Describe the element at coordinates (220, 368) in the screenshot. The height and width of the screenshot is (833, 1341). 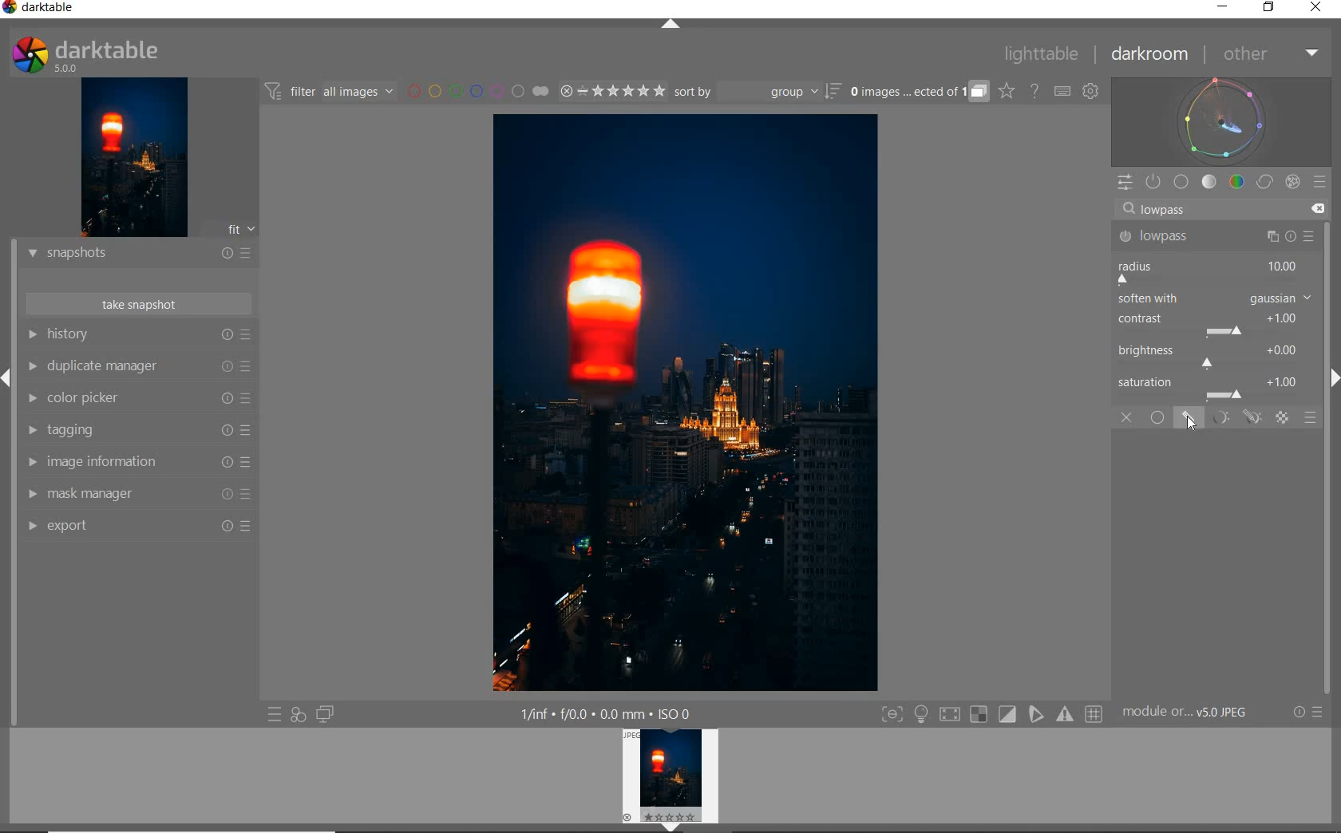
I see `Reset` at that location.